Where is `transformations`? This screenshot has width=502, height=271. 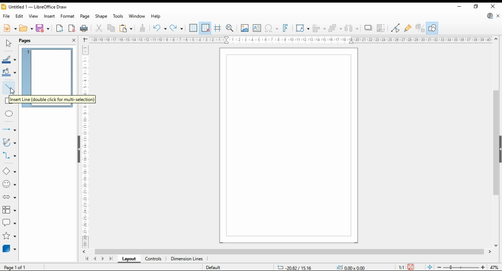 transformations is located at coordinates (302, 28).